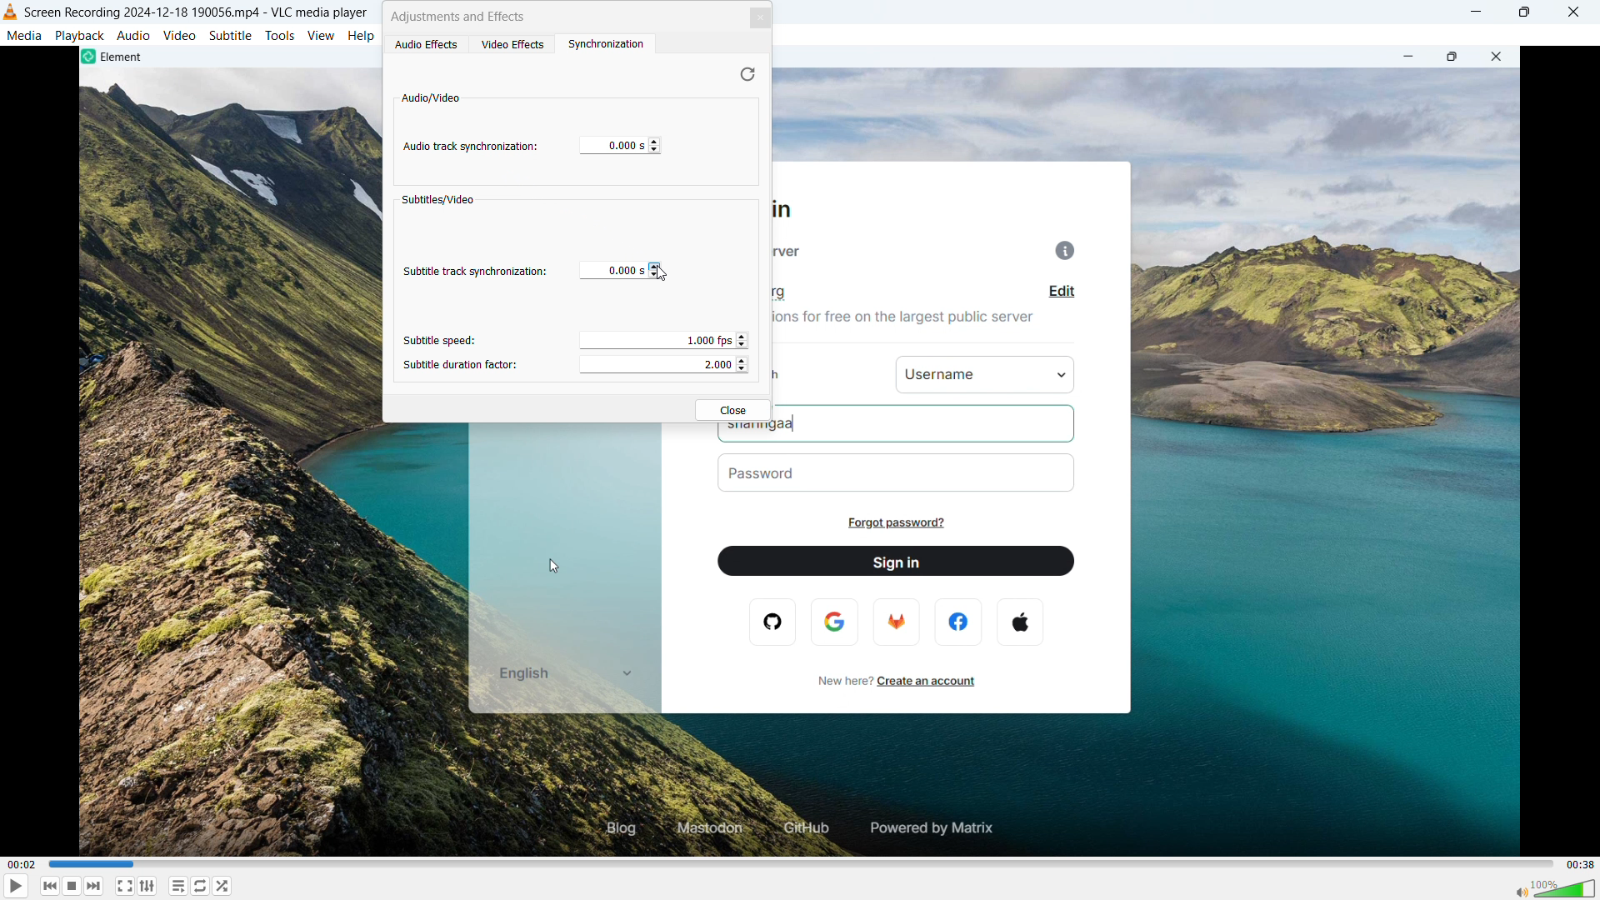  I want to click on time bar, so click(802, 864).